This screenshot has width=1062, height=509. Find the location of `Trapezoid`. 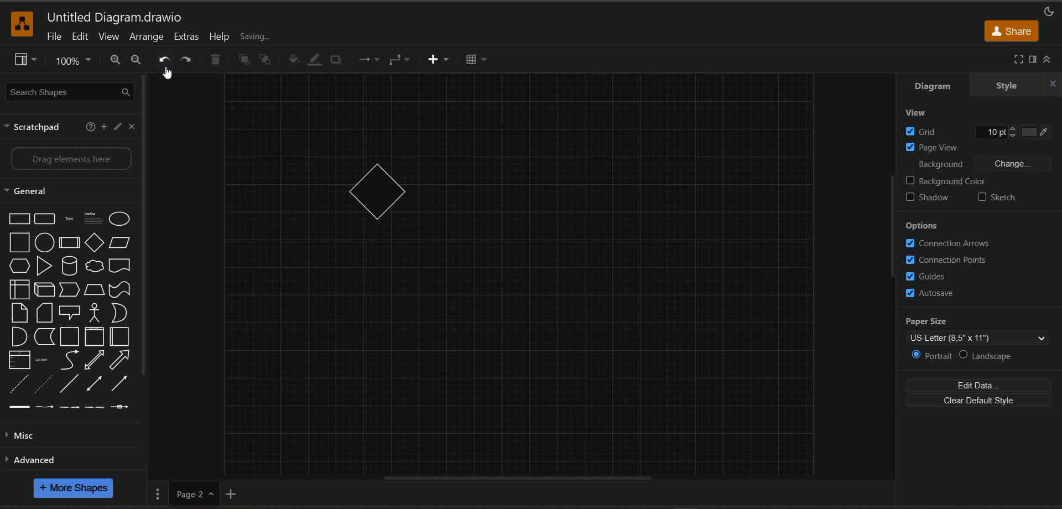

Trapezoid is located at coordinates (94, 290).